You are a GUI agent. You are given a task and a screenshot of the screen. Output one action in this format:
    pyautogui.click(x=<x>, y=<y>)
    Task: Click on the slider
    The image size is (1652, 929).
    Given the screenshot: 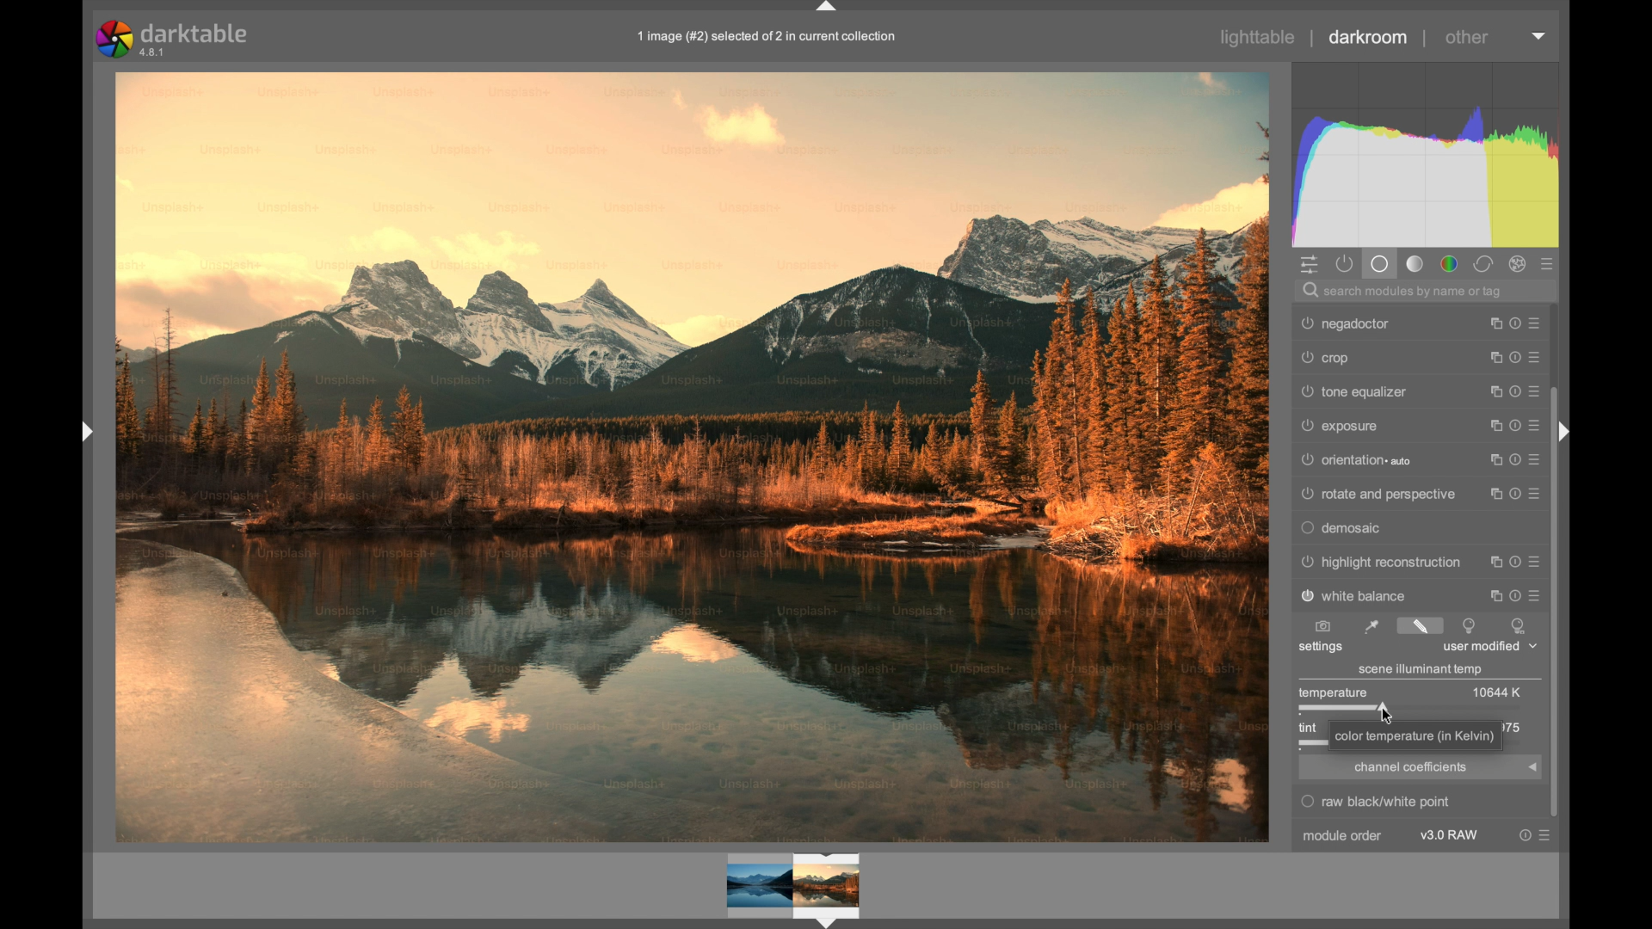 What is the action you would take?
    pyautogui.click(x=1346, y=708)
    